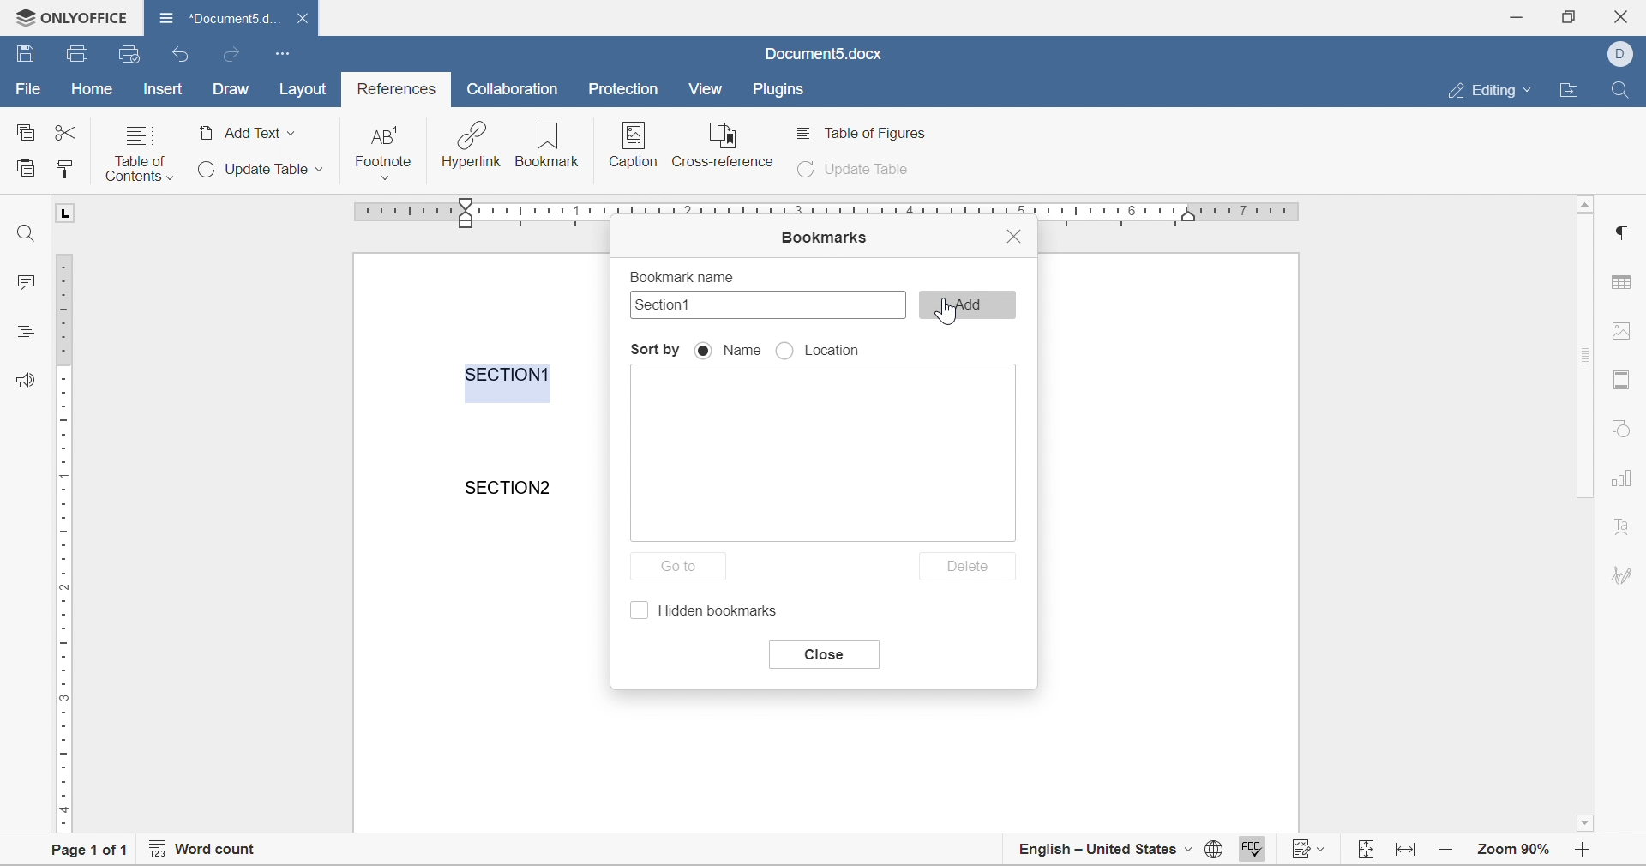 This screenshot has height=866, width=1646. I want to click on file, so click(27, 89).